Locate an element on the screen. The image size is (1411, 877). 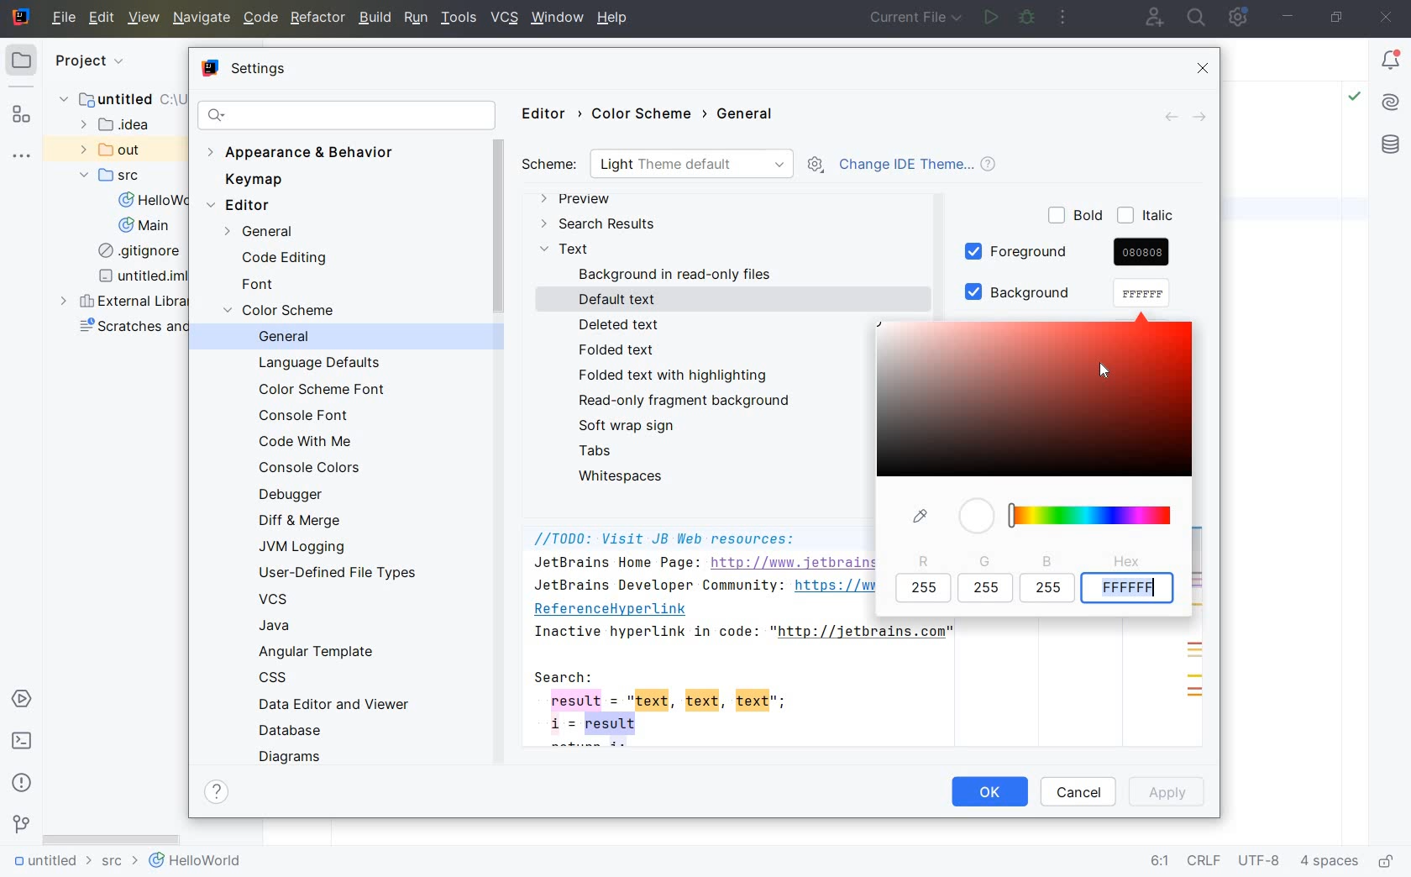
REFACTOR is located at coordinates (316, 20).